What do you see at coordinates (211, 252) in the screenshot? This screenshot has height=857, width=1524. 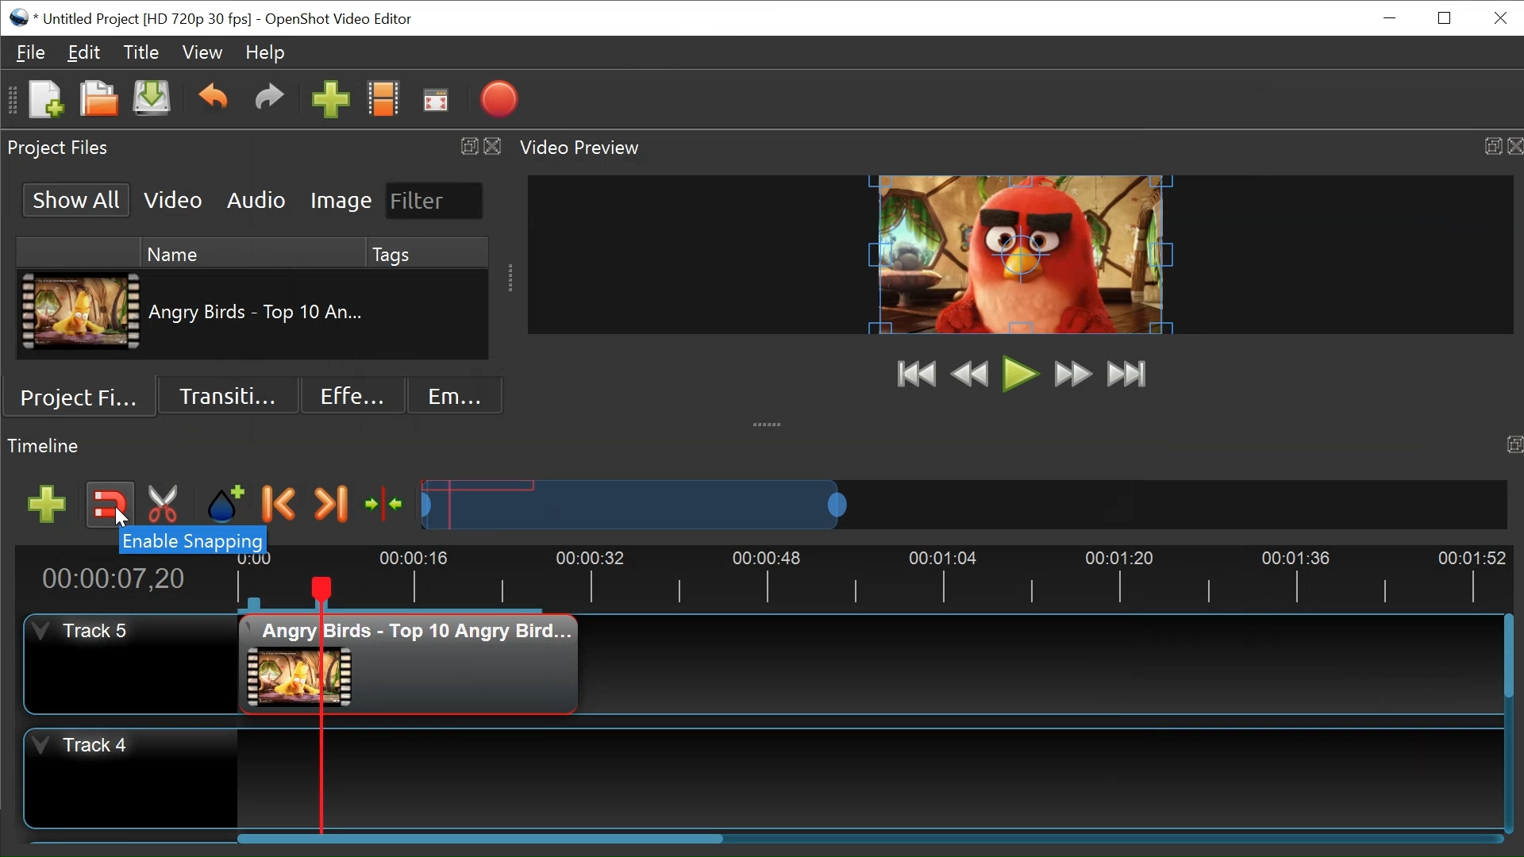 I see `` at bounding box center [211, 252].